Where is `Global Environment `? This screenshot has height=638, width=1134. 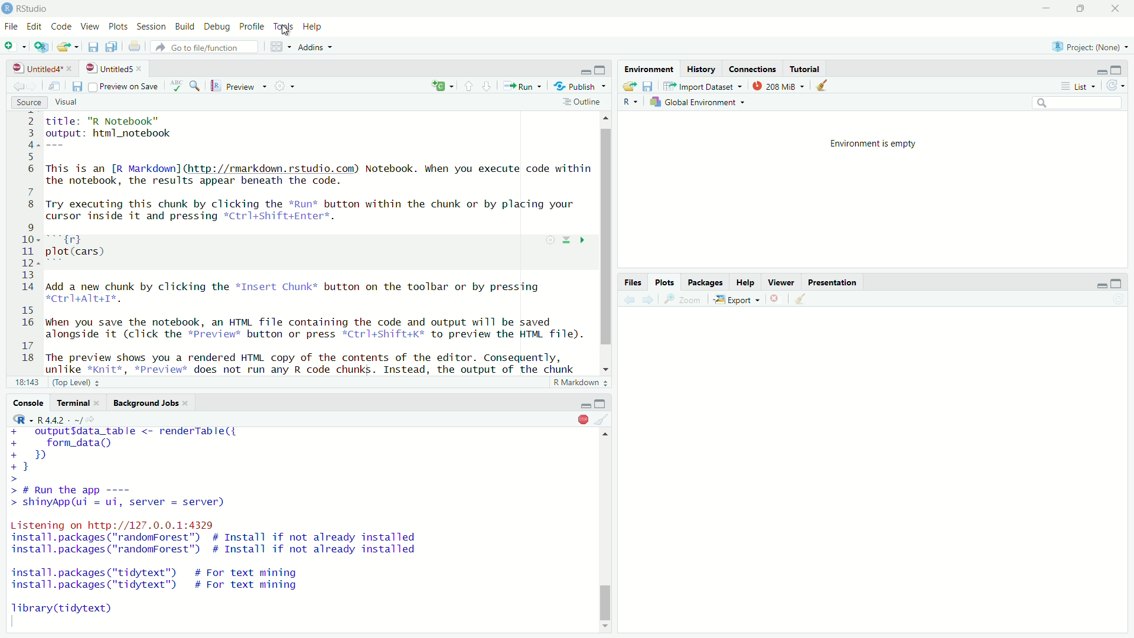 Global Environment  is located at coordinates (698, 102).